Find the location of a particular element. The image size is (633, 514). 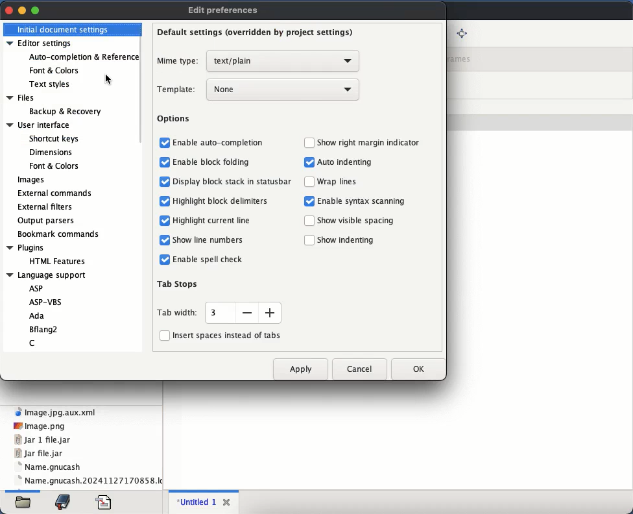

png is located at coordinates (38, 425).